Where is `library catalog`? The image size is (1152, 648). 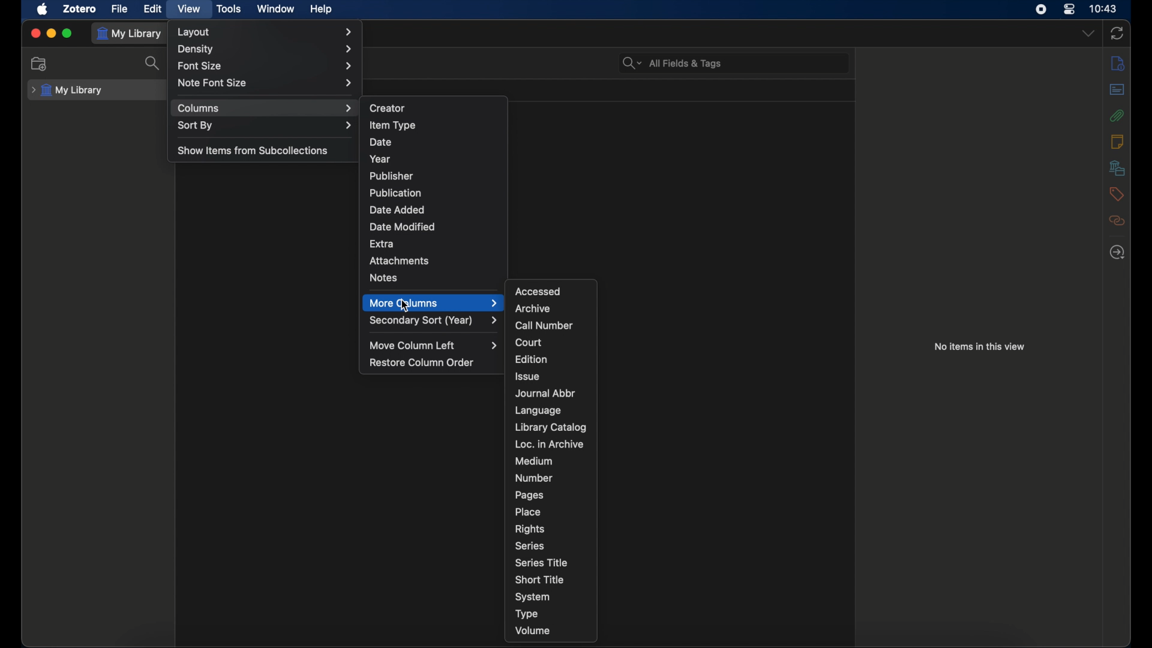
library catalog is located at coordinates (551, 427).